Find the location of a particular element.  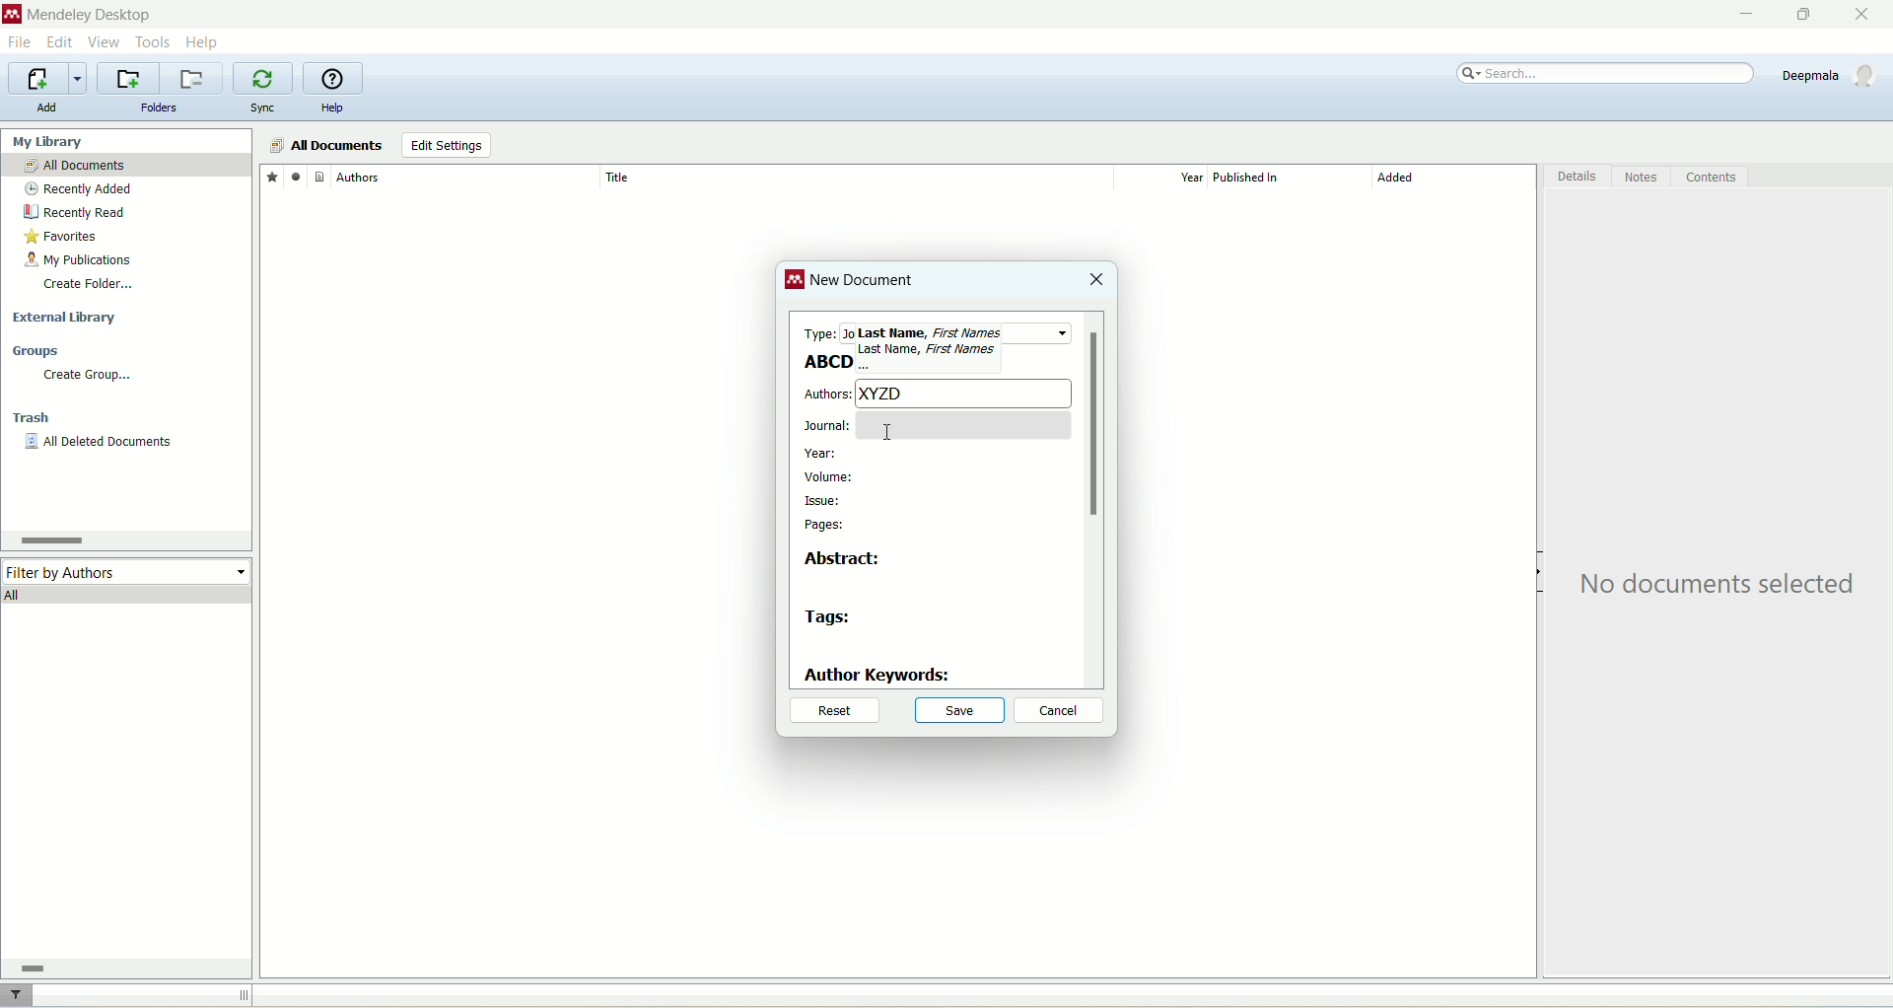

help is located at coordinates (204, 41).